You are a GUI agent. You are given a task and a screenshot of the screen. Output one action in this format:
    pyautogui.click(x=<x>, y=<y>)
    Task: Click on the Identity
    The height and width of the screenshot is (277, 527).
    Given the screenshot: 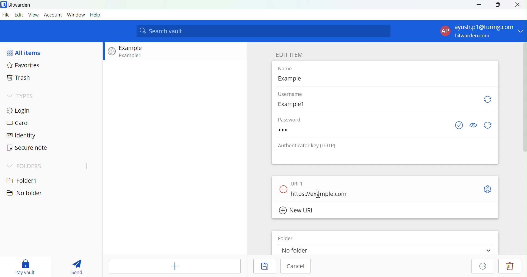 What is the action you would take?
    pyautogui.click(x=22, y=136)
    